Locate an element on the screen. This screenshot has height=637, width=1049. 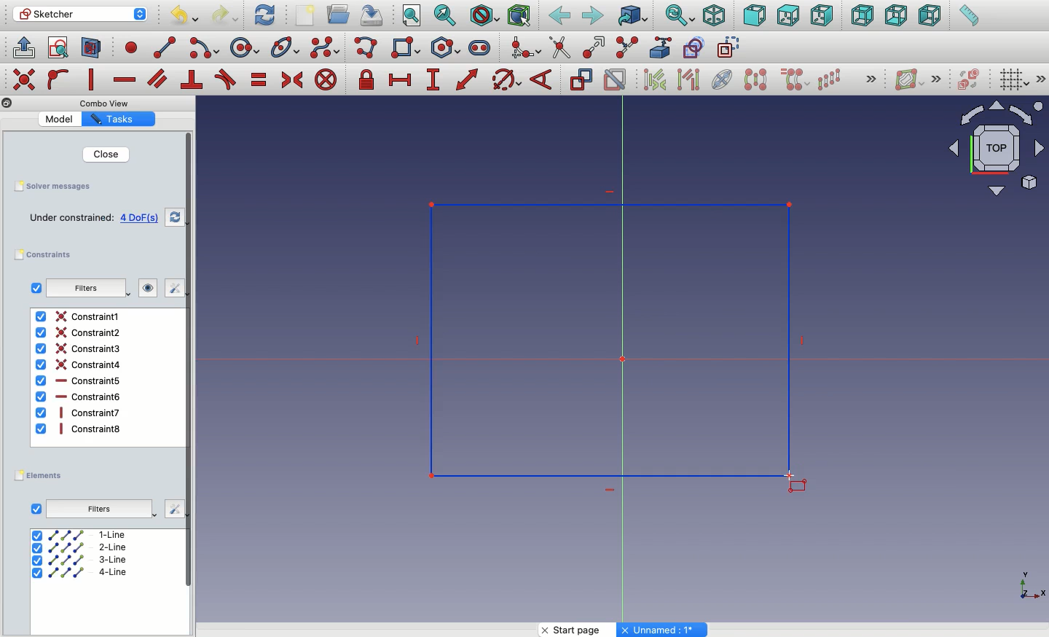
Right is located at coordinates (824, 15).